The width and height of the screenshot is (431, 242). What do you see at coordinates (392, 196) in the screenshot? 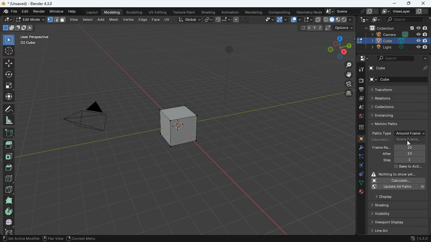
I see `Display` at bounding box center [392, 196].